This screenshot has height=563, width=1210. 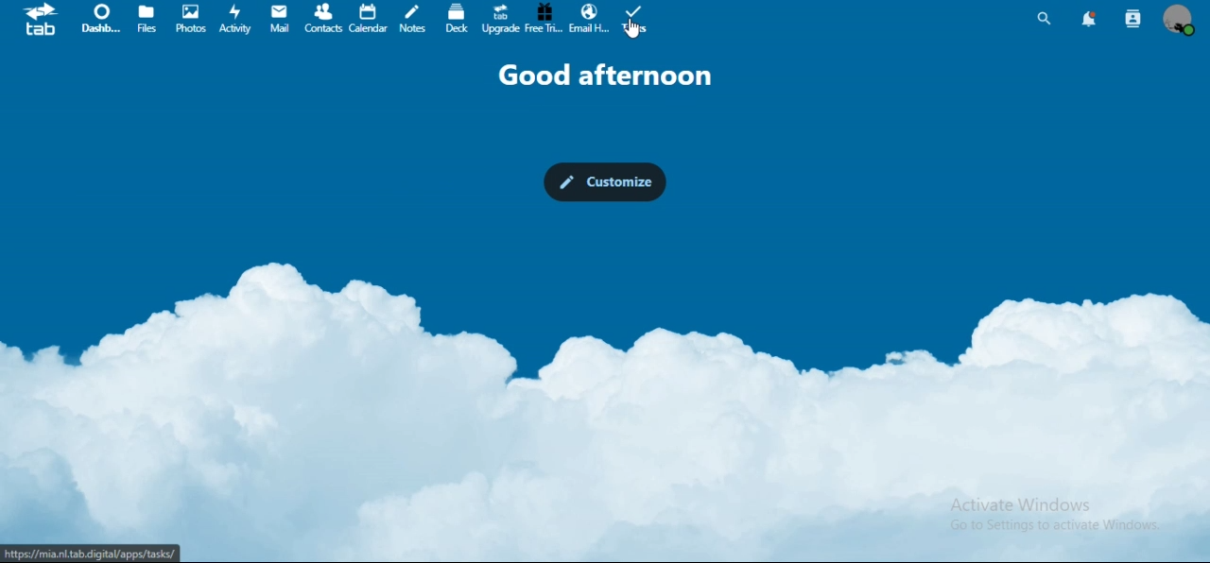 I want to click on deck, so click(x=456, y=19).